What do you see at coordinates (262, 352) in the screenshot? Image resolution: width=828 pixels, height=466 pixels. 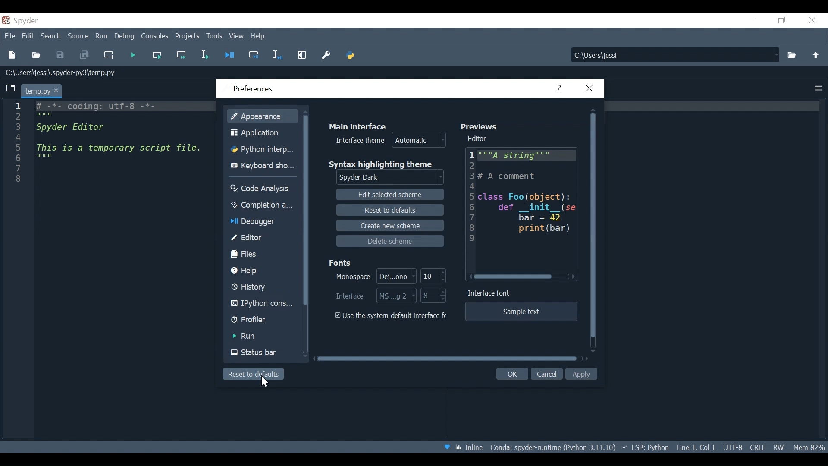 I see `Status bar` at bounding box center [262, 352].